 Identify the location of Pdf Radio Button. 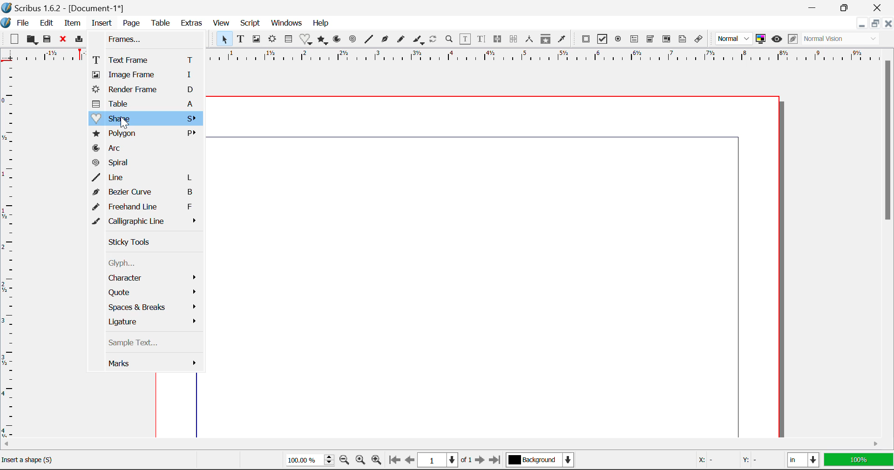
(619, 40).